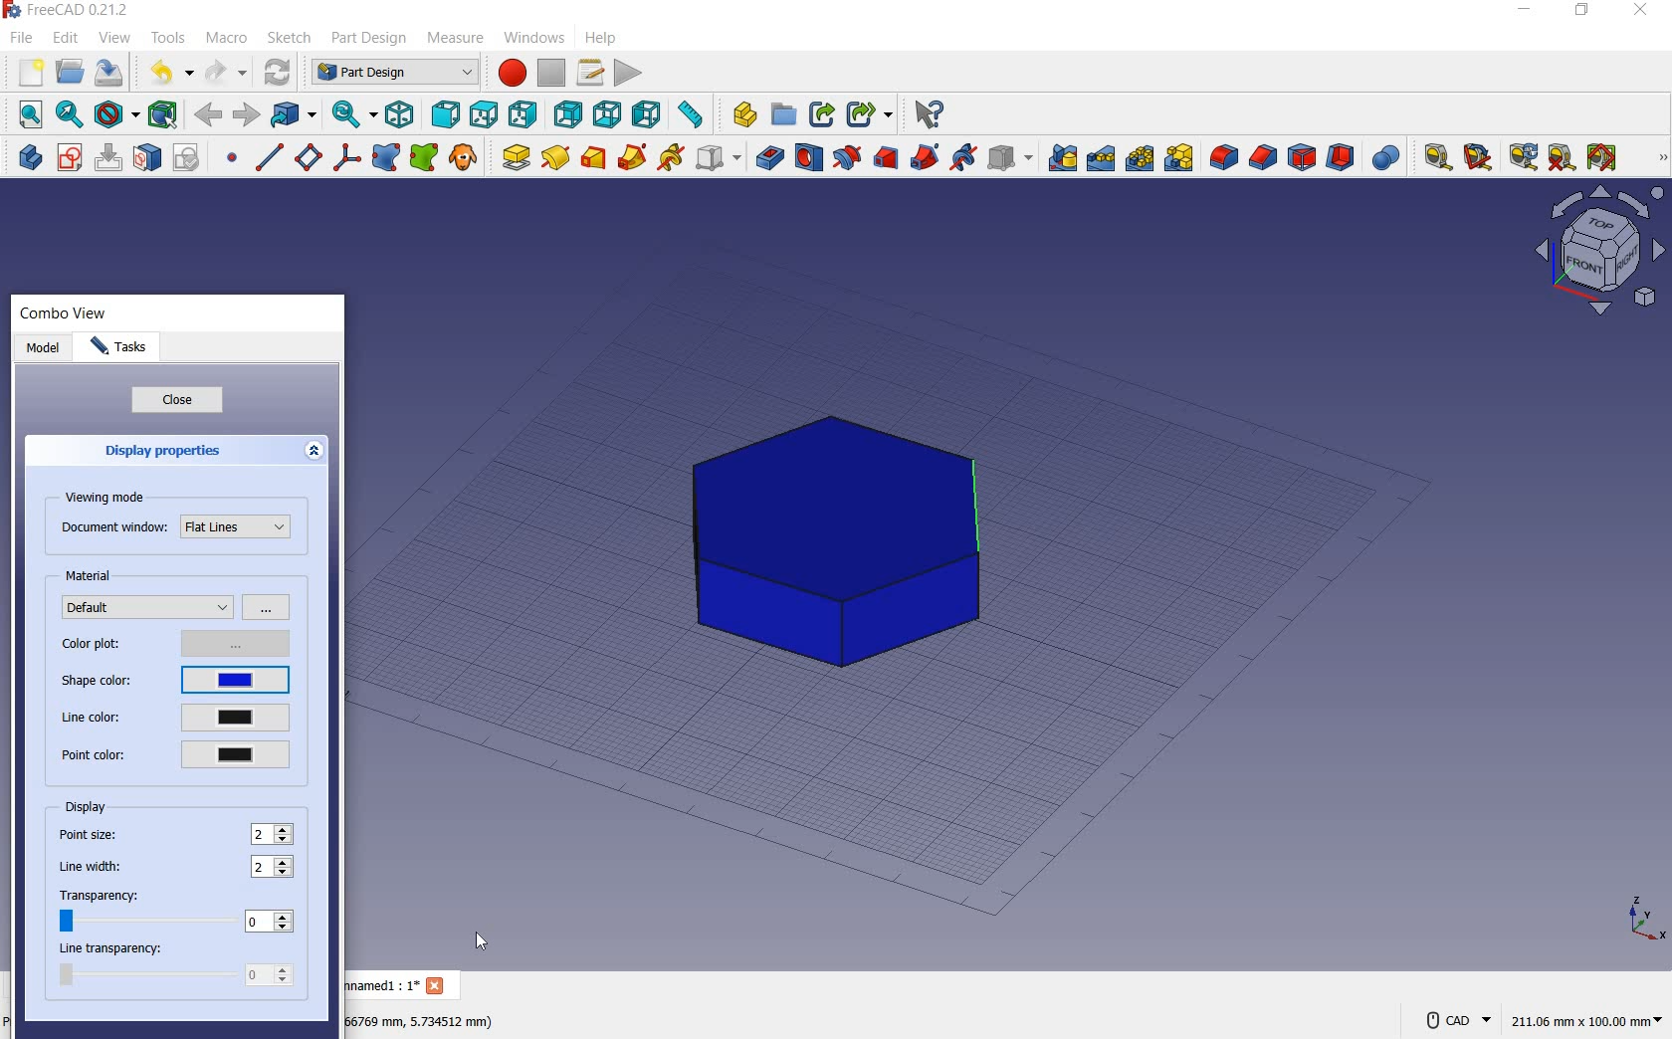 This screenshot has width=1672, height=1039. Describe the element at coordinates (29, 73) in the screenshot. I see `new` at that location.